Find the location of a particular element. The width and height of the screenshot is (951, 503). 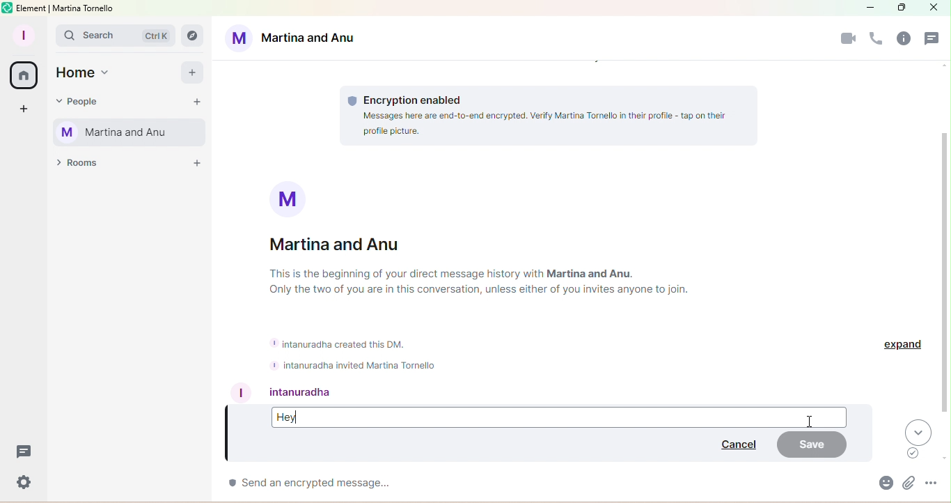

Write message is located at coordinates (559, 416).